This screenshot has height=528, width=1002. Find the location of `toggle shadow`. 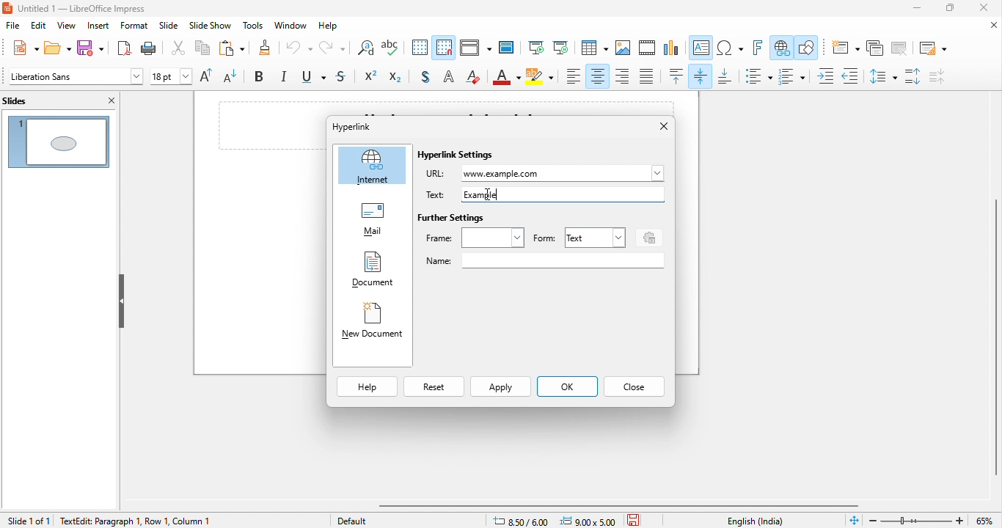

toggle shadow is located at coordinates (424, 78).